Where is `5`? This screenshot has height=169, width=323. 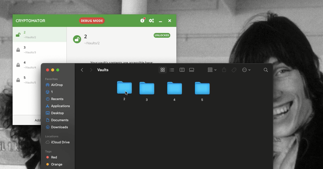
5 is located at coordinates (202, 91).